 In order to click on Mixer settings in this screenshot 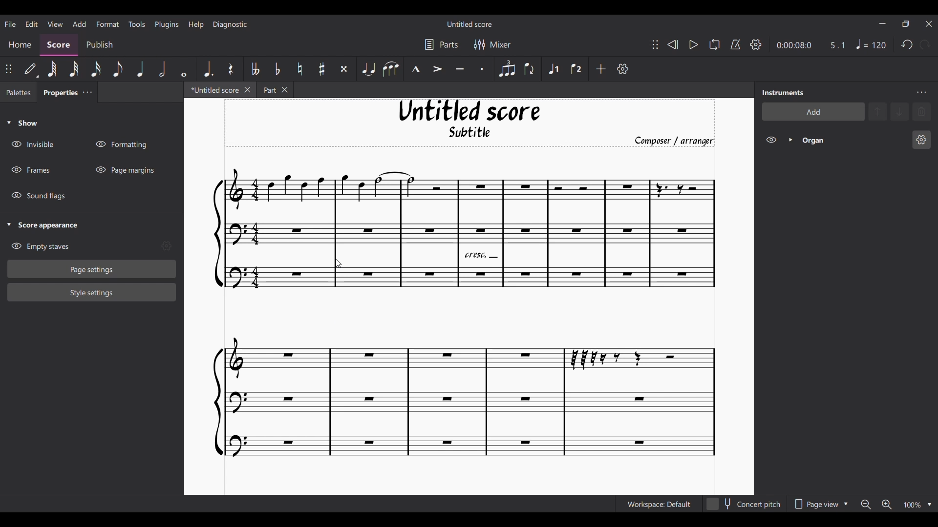, I will do `click(492, 44)`.